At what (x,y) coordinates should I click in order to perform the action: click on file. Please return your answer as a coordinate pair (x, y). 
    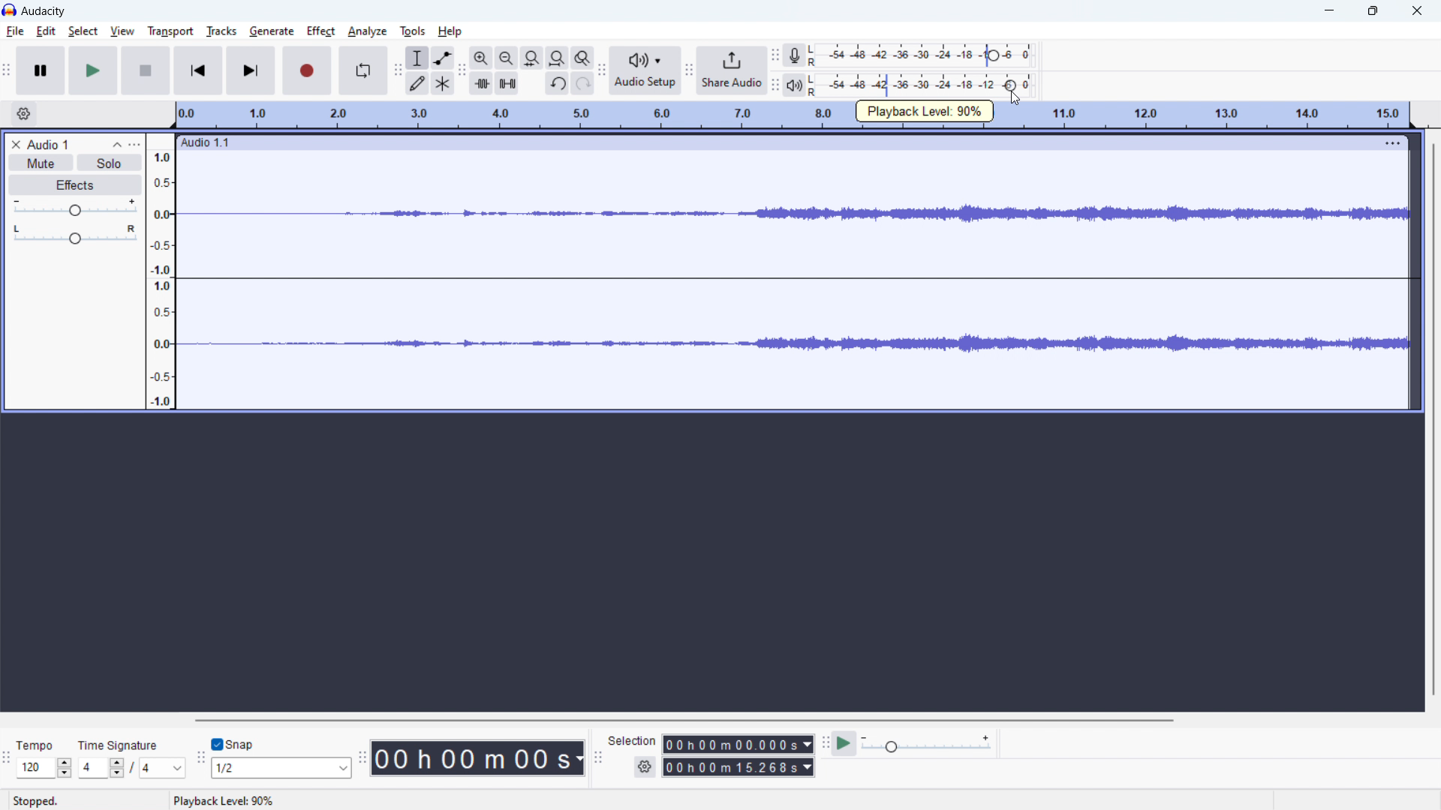
    Looking at the image, I should click on (15, 31).